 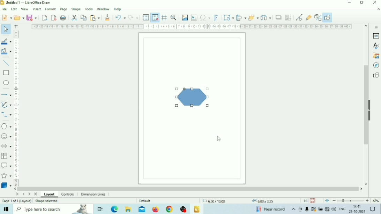 I want to click on Shape, so click(x=192, y=97).